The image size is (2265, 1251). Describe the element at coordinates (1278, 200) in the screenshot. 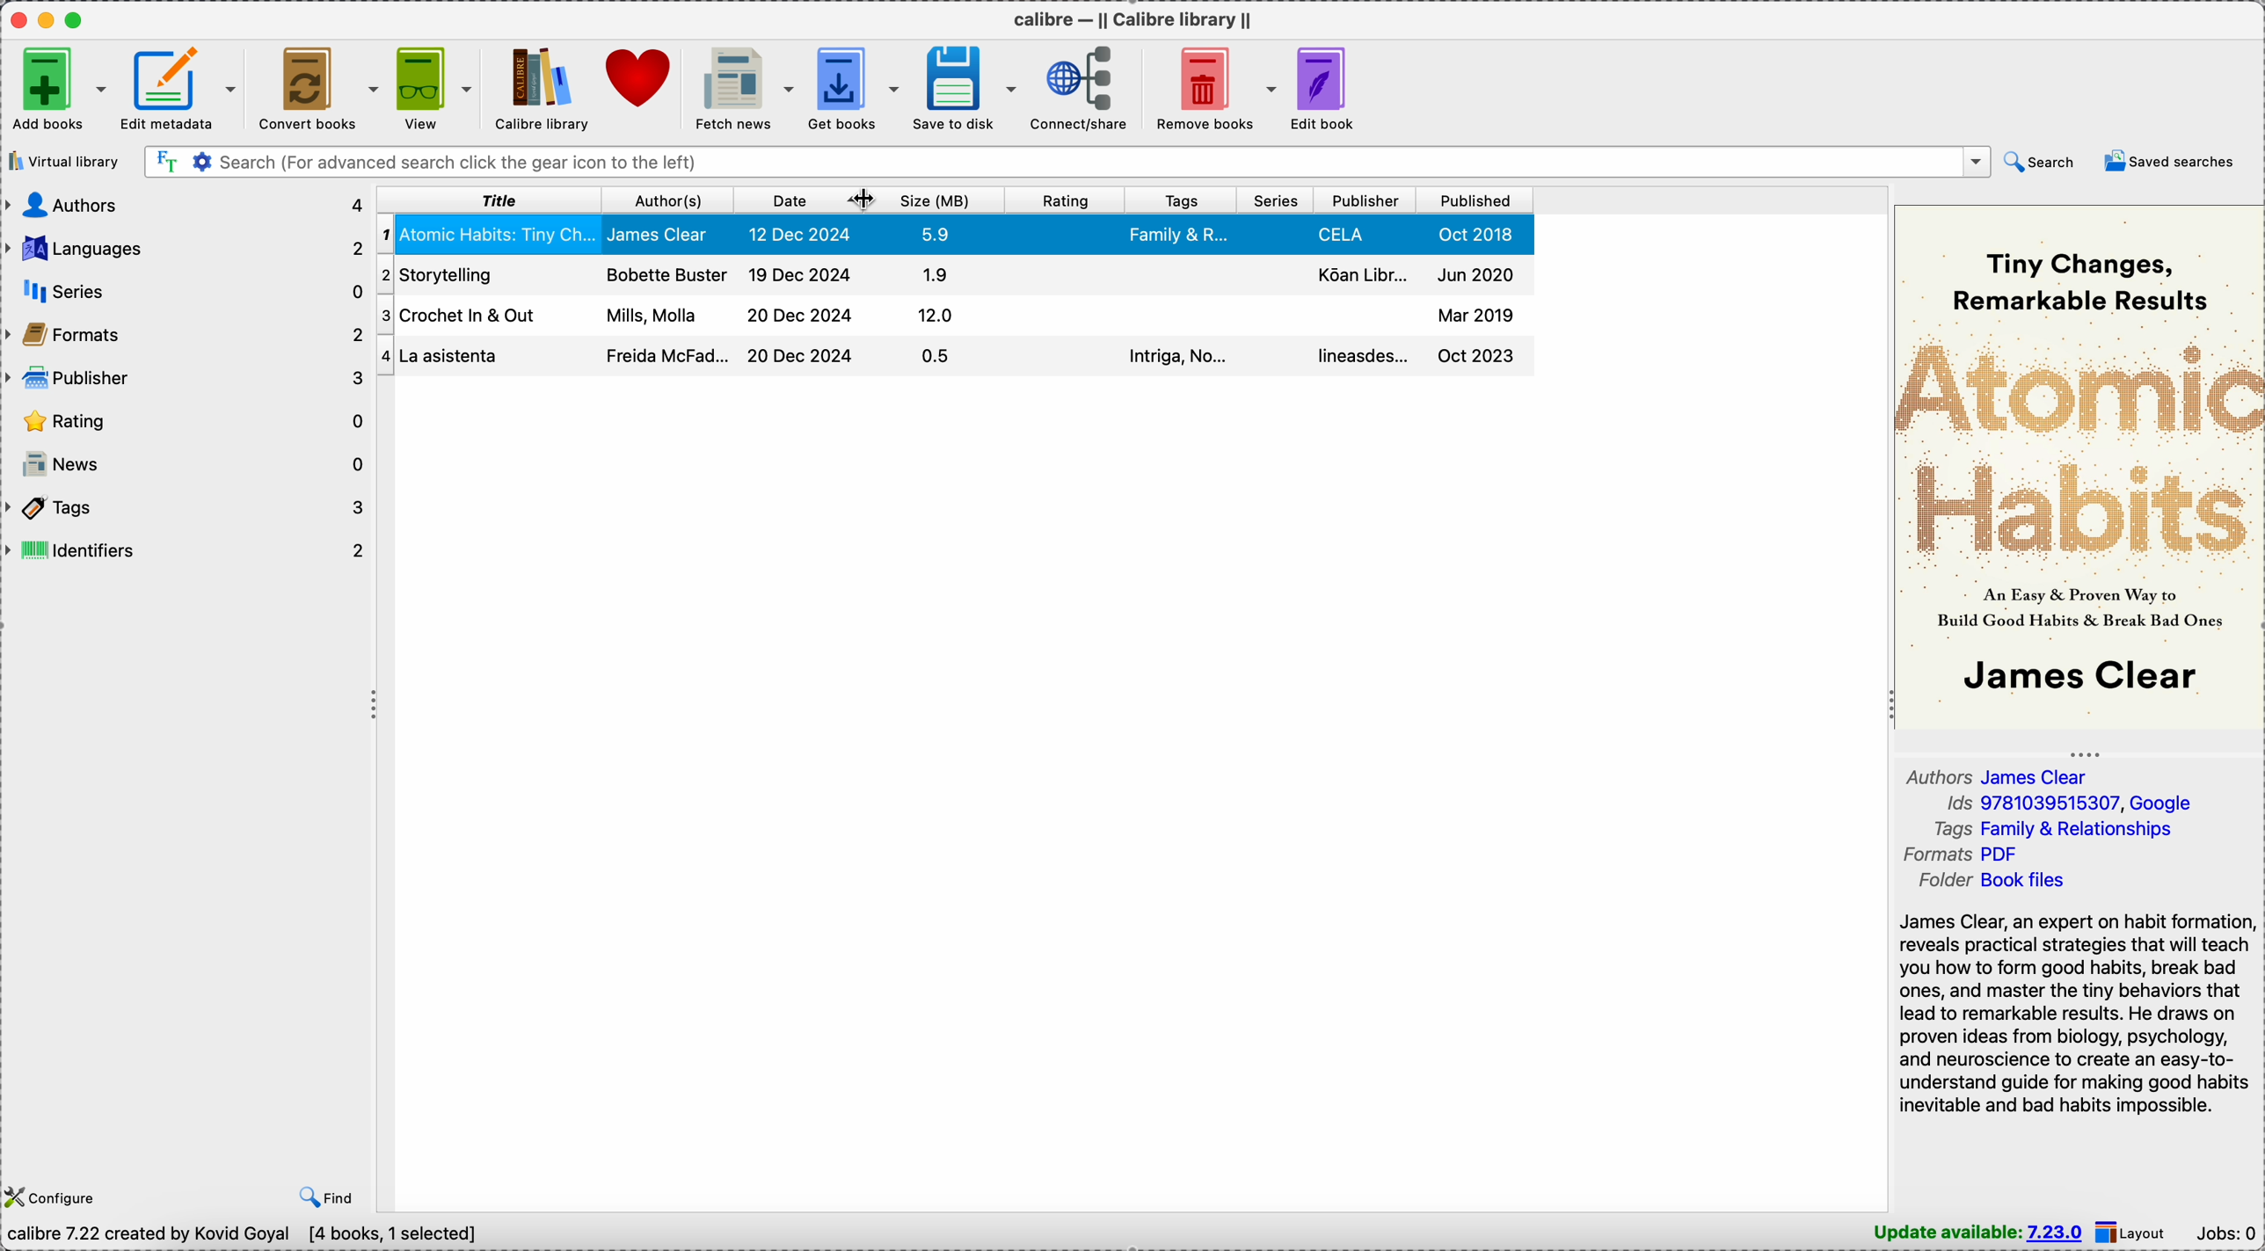

I see `series` at that location.